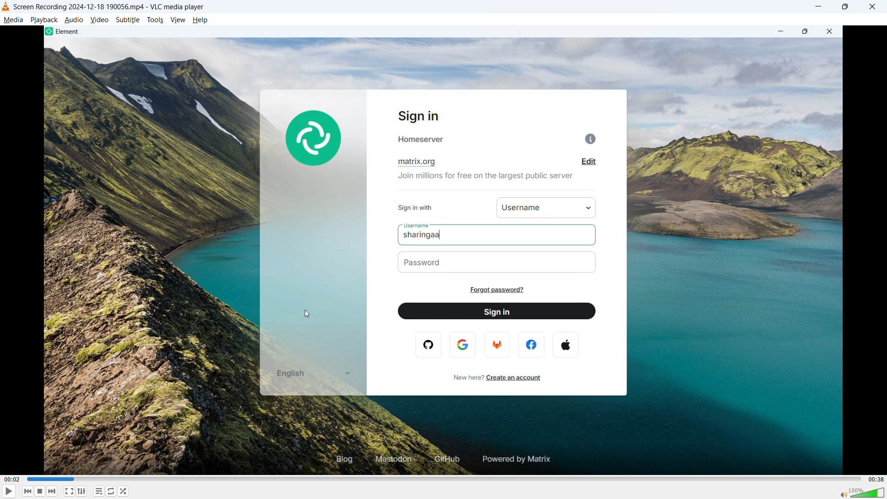 This screenshot has height=499, width=887. What do you see at coordinates (844, 7) in the screenshot?
I see `Maximise ` at bounding box center [844, 7].